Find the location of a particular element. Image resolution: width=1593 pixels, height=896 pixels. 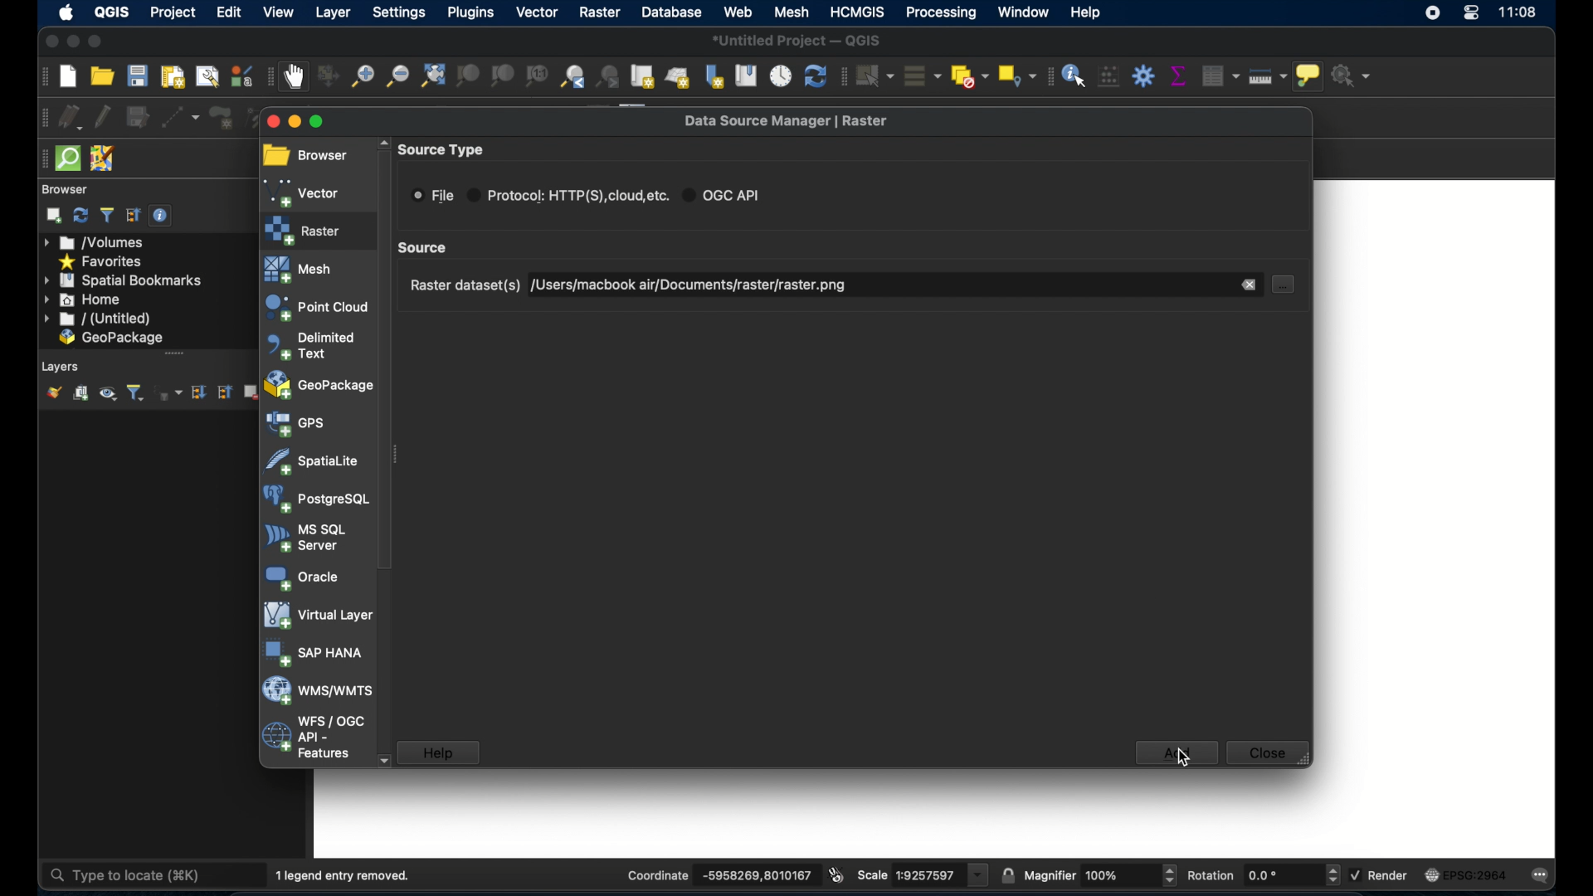

temporal controller panel is located at coordinates (781, 75).